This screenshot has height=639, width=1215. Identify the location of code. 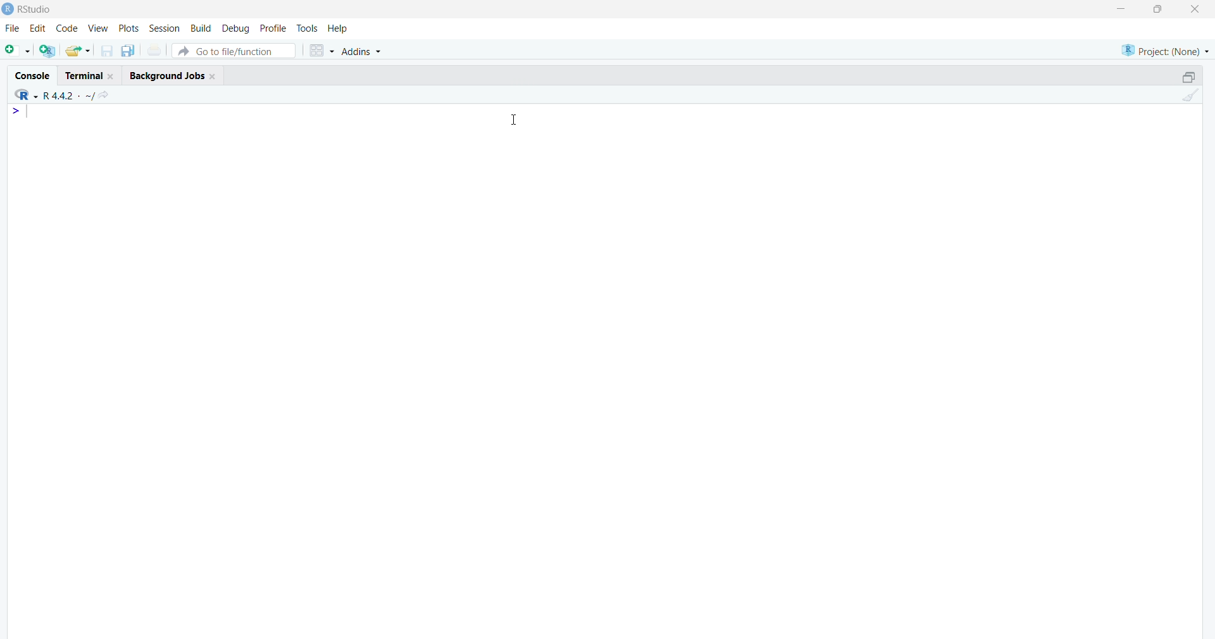
(66, 28).